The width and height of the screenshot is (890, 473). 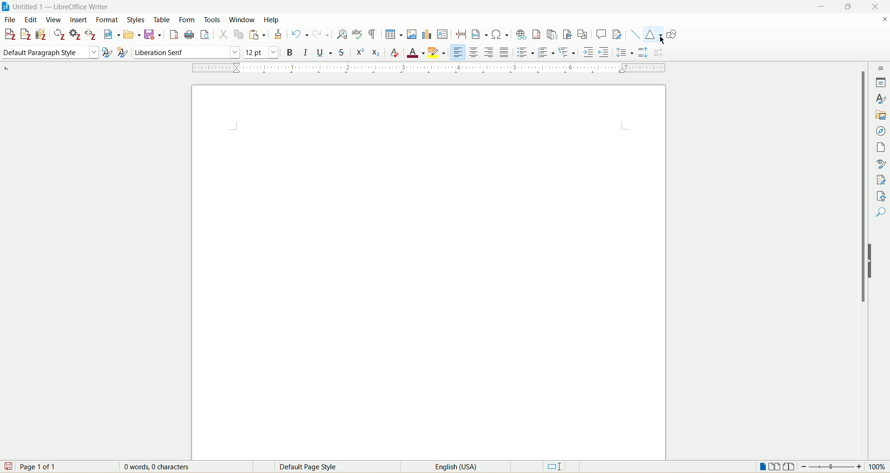 What do you see at coordinates (25, 35) in the screenshot?
I see `add note` at bounding box center [25, 35].